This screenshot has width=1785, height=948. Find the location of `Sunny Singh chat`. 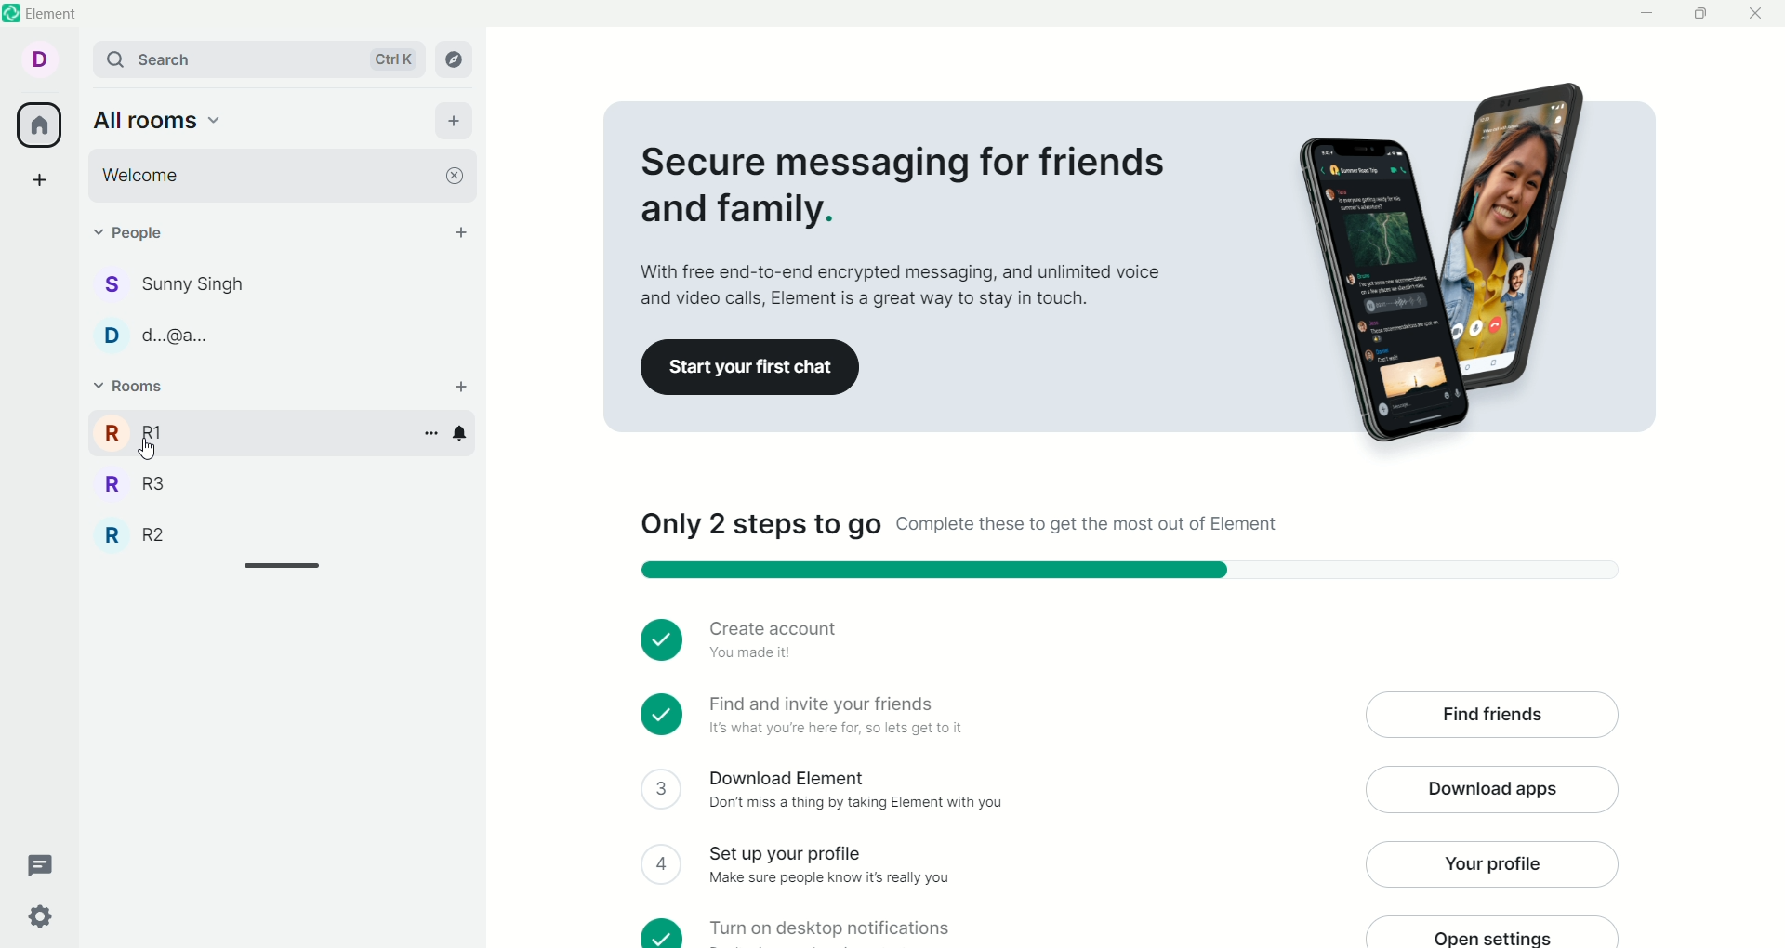

Sunny Singh chat is located at coordinates (171, 284).